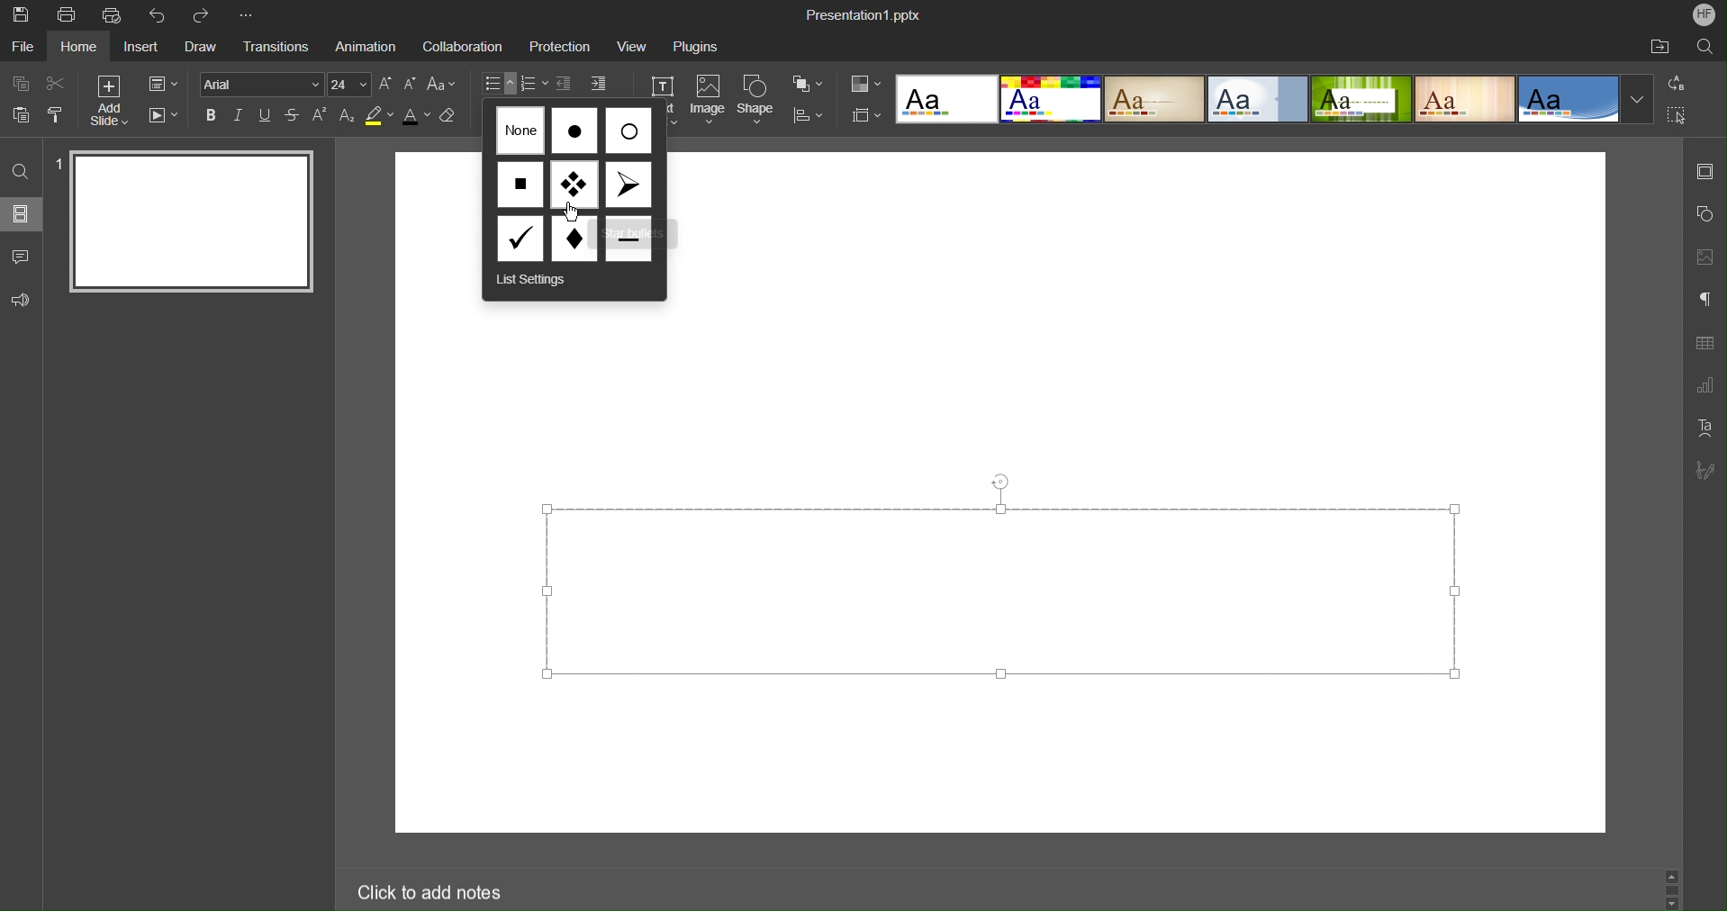  Describe the element at coordinates (22, 257) in the screenshot. I see `Comment` at that location.